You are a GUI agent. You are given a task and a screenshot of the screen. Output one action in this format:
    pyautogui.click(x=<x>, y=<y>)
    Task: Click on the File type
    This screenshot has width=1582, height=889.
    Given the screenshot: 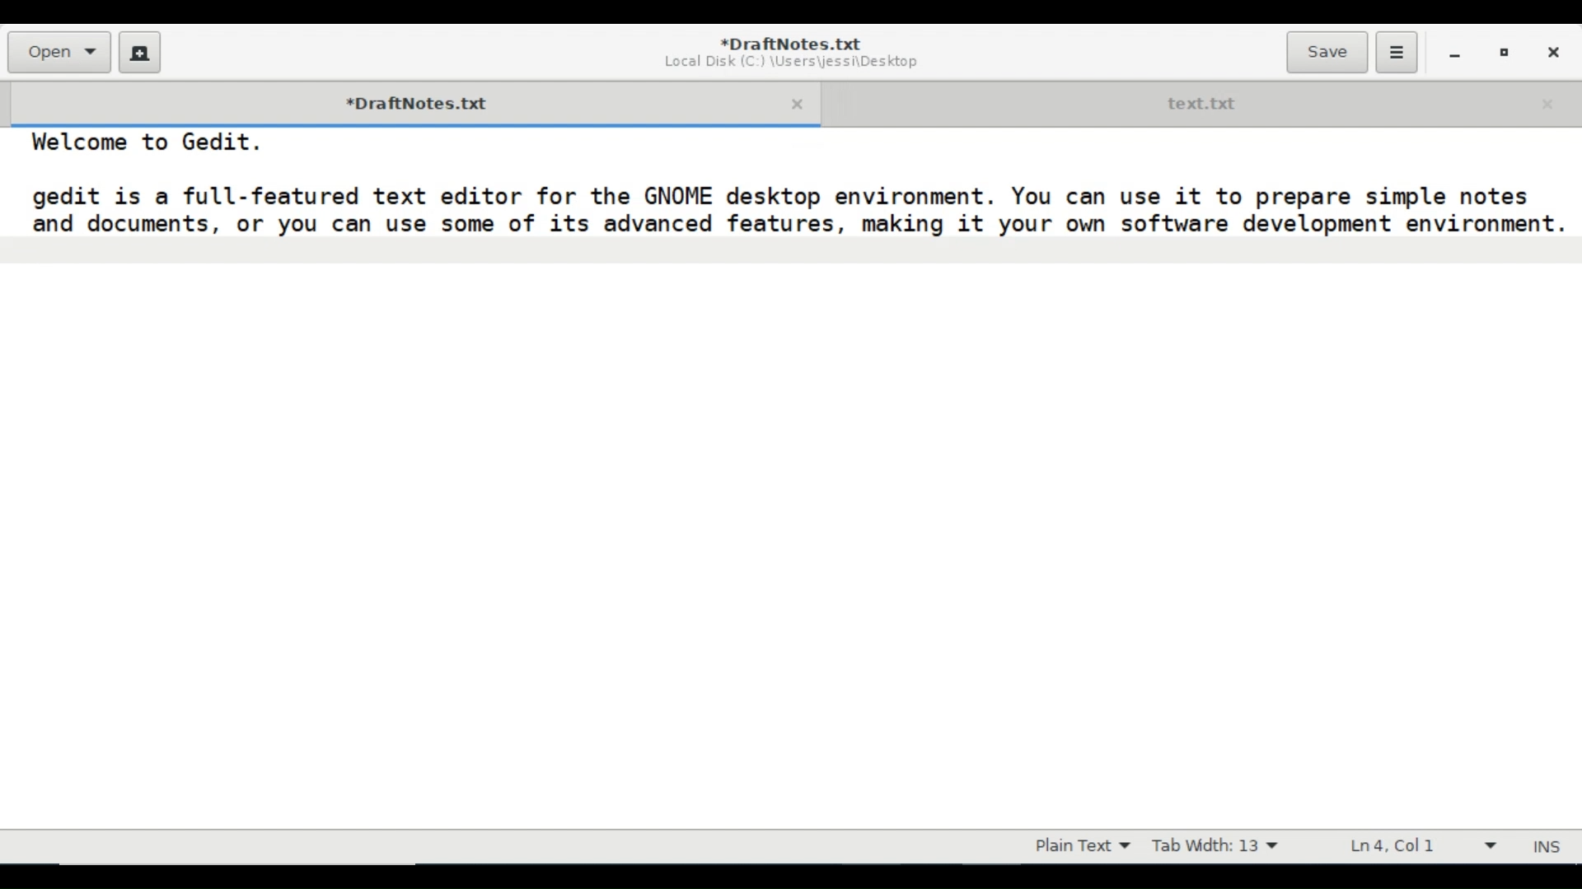 What is the action you would take?
    pyautogui.click(x=1079, y=846)
    